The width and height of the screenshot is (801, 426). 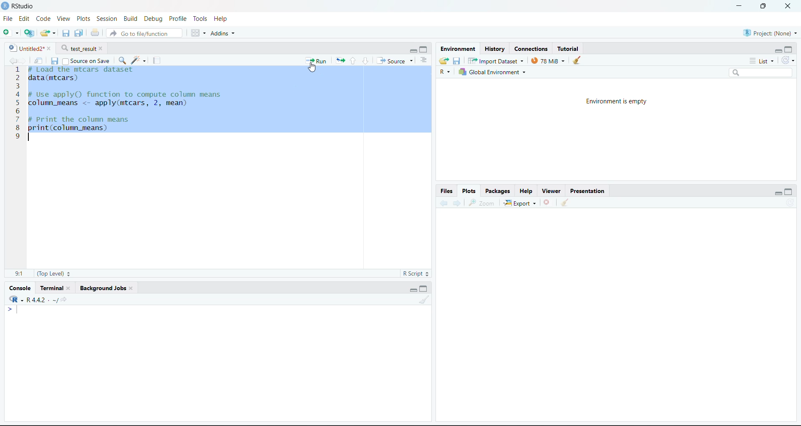 What do you see at coordinates (197, 33) in the screenshot?
I see `Workspace panes` at bounding box center [197, 33].